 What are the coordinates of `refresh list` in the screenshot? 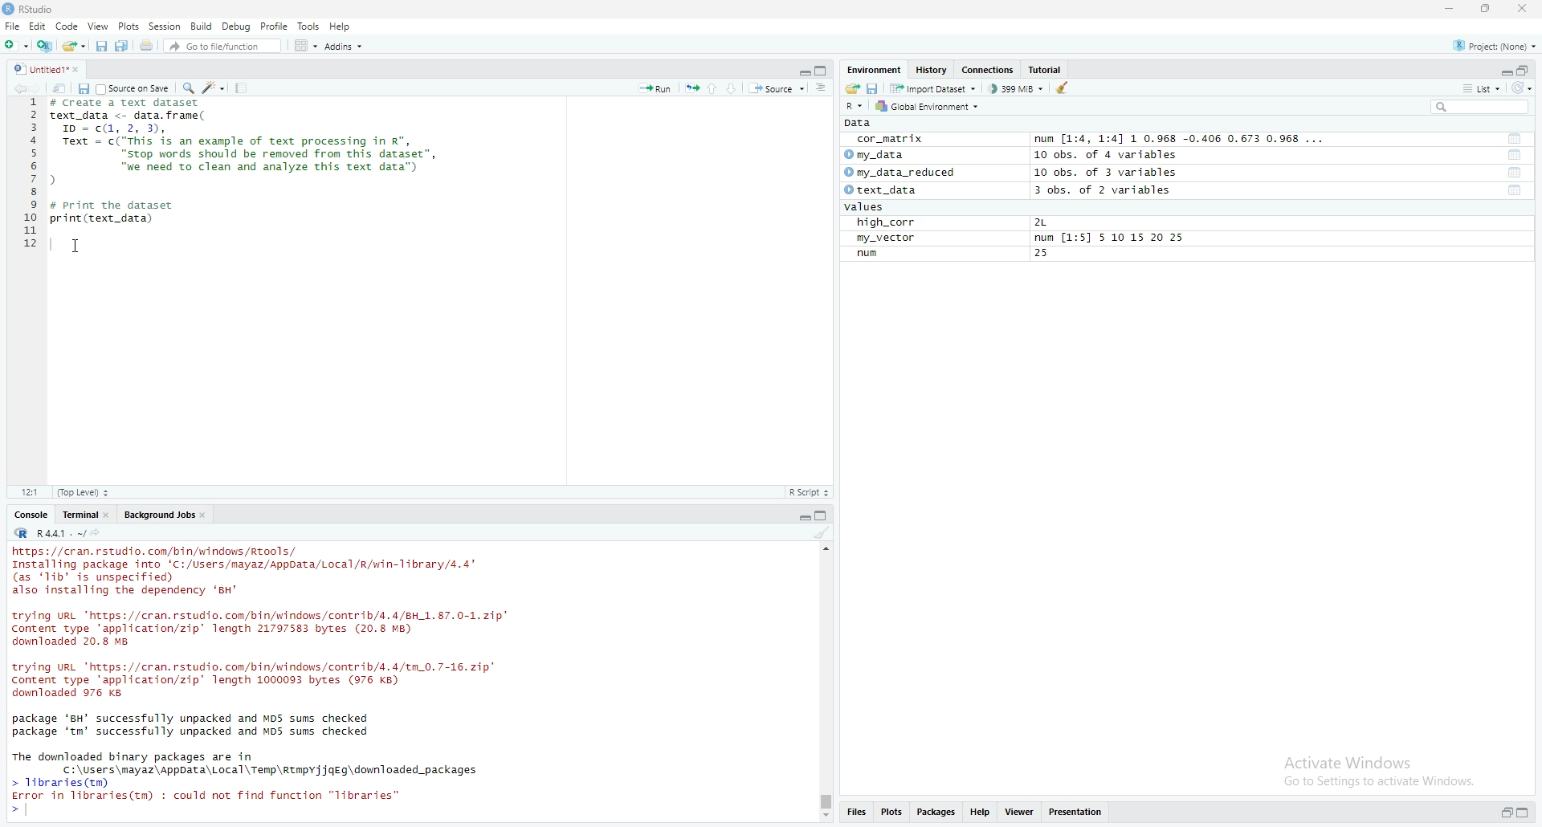 It's located at (1522, 91).